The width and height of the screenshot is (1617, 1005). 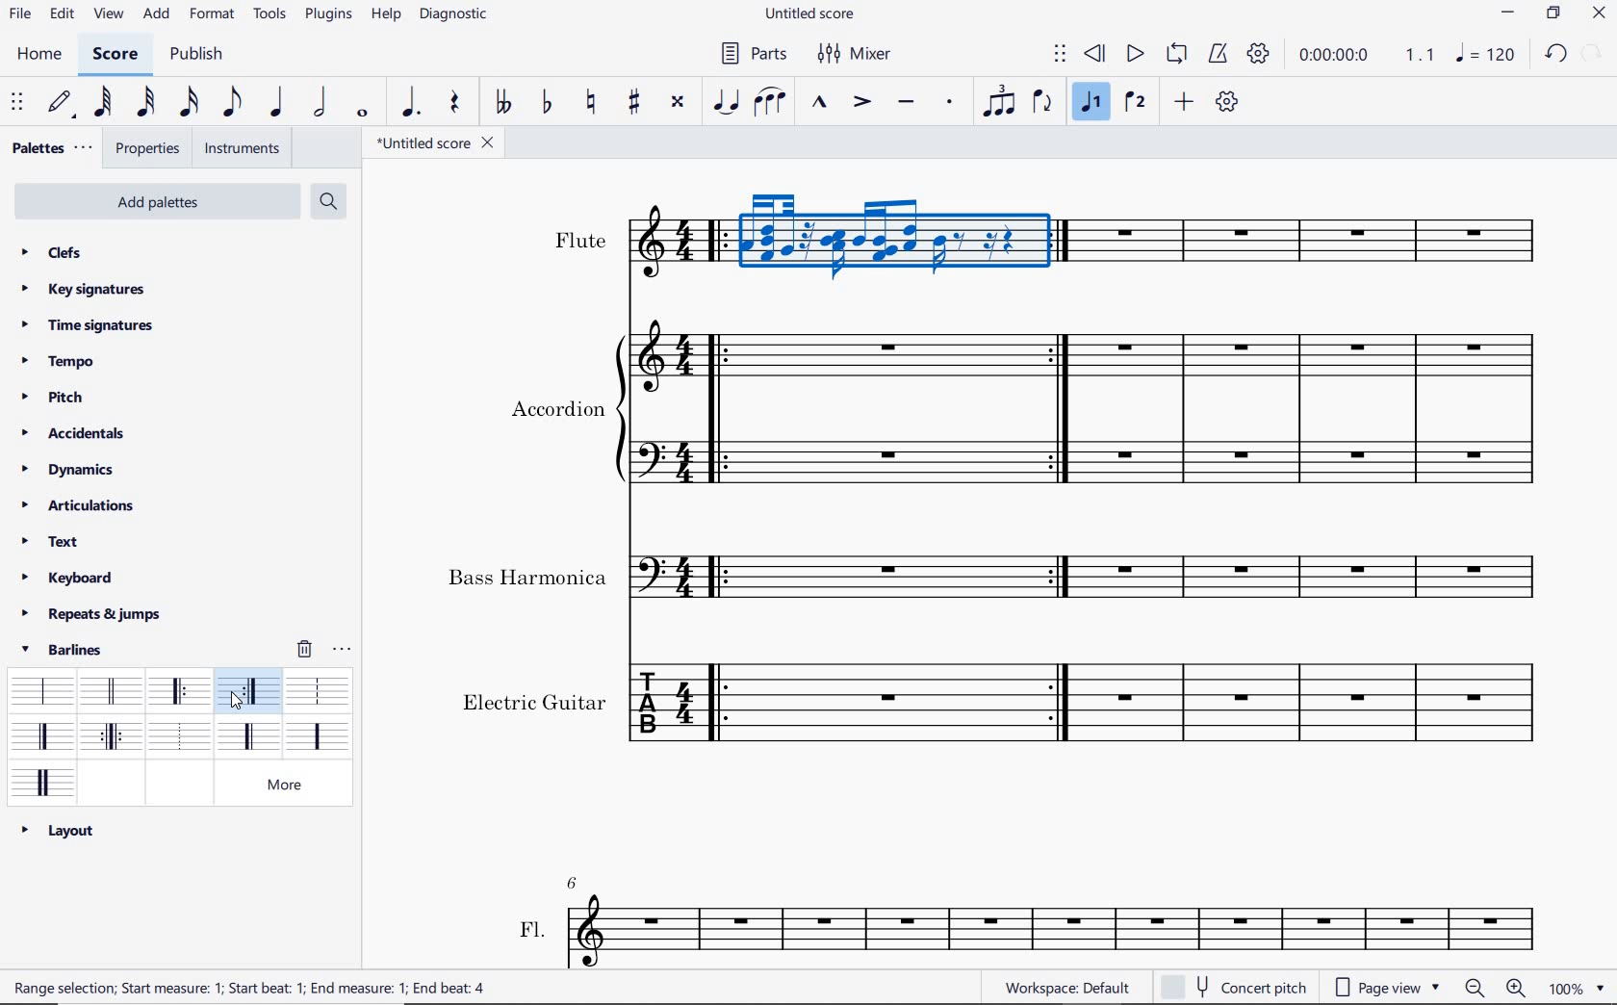 I want to click on left (start) repeat sign added, so click(x=721, y=405).